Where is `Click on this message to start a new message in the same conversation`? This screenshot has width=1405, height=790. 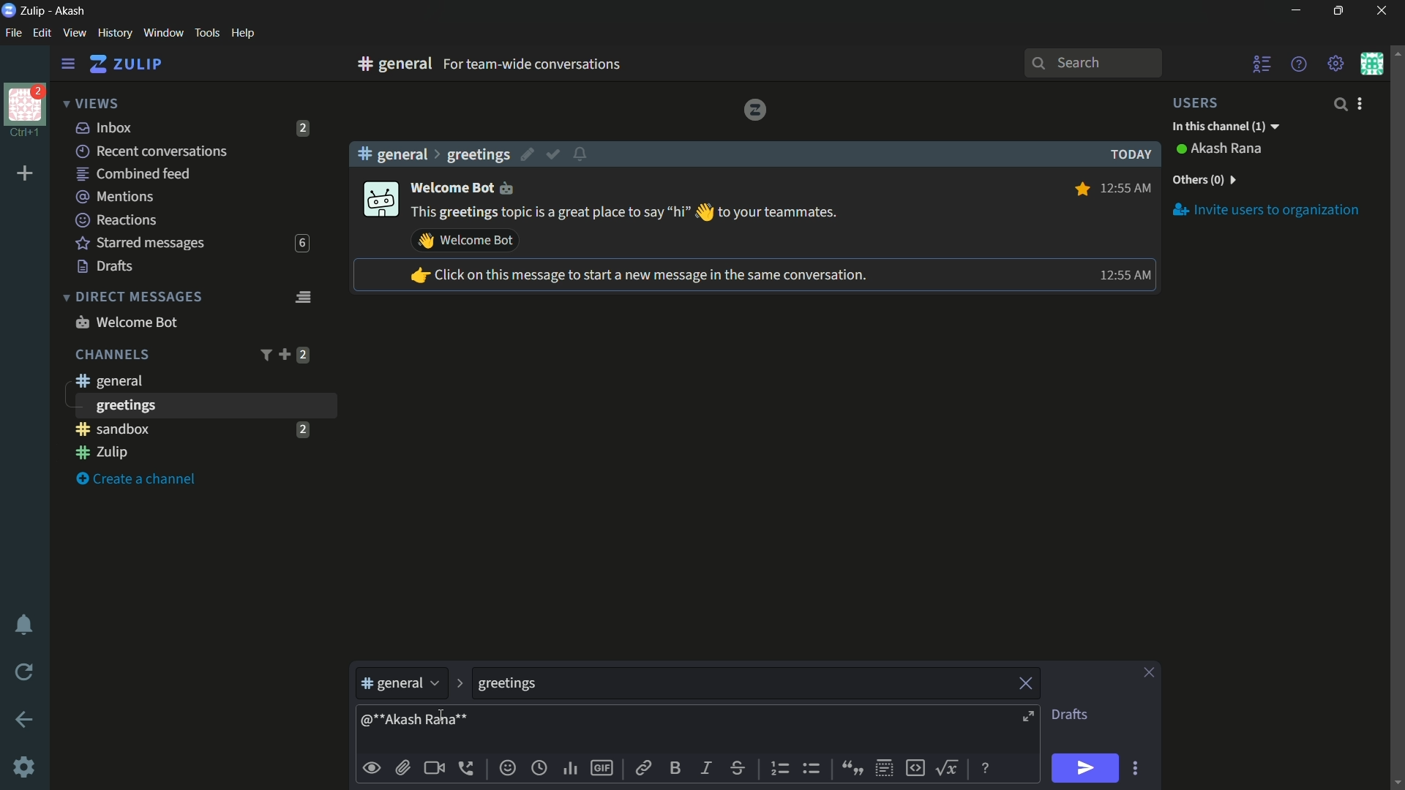 Click on this message to start a new message in the same conversation is located at coordinates (637, 276).